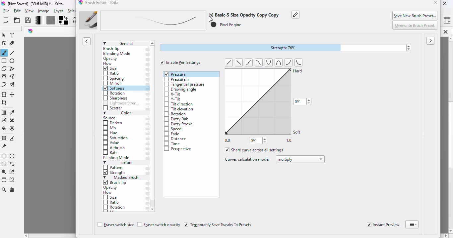 Image resolution: width=453 pixels, height=238 pixels. Describe the element at coordinates (113, 123) in the screenshot. I see `darken` at that location.